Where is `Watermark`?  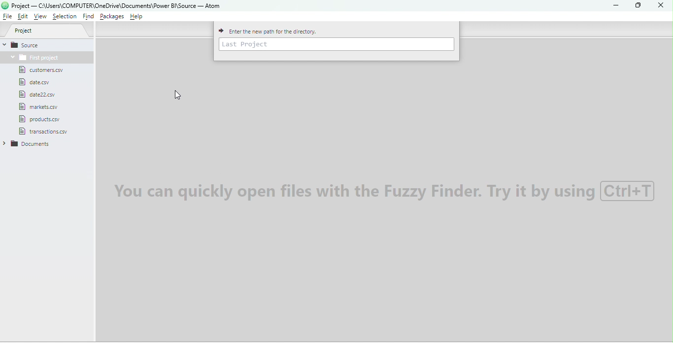
Watermark is located at coordinates (384, 198).